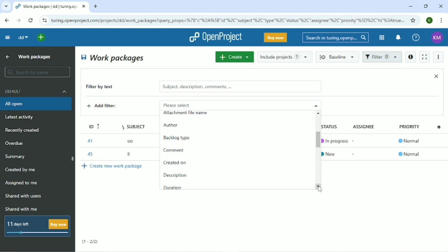 The image size is (448, 252). I want to click on Latest activity, so click(22, 118).